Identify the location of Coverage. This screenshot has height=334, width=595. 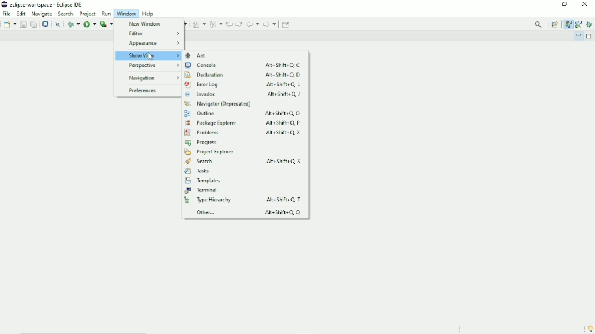
(106, 24).